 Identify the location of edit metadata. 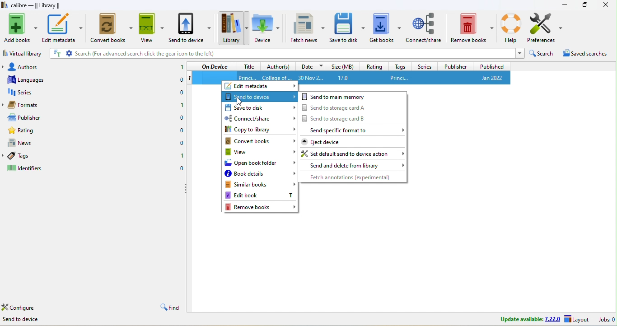
(63, 28).